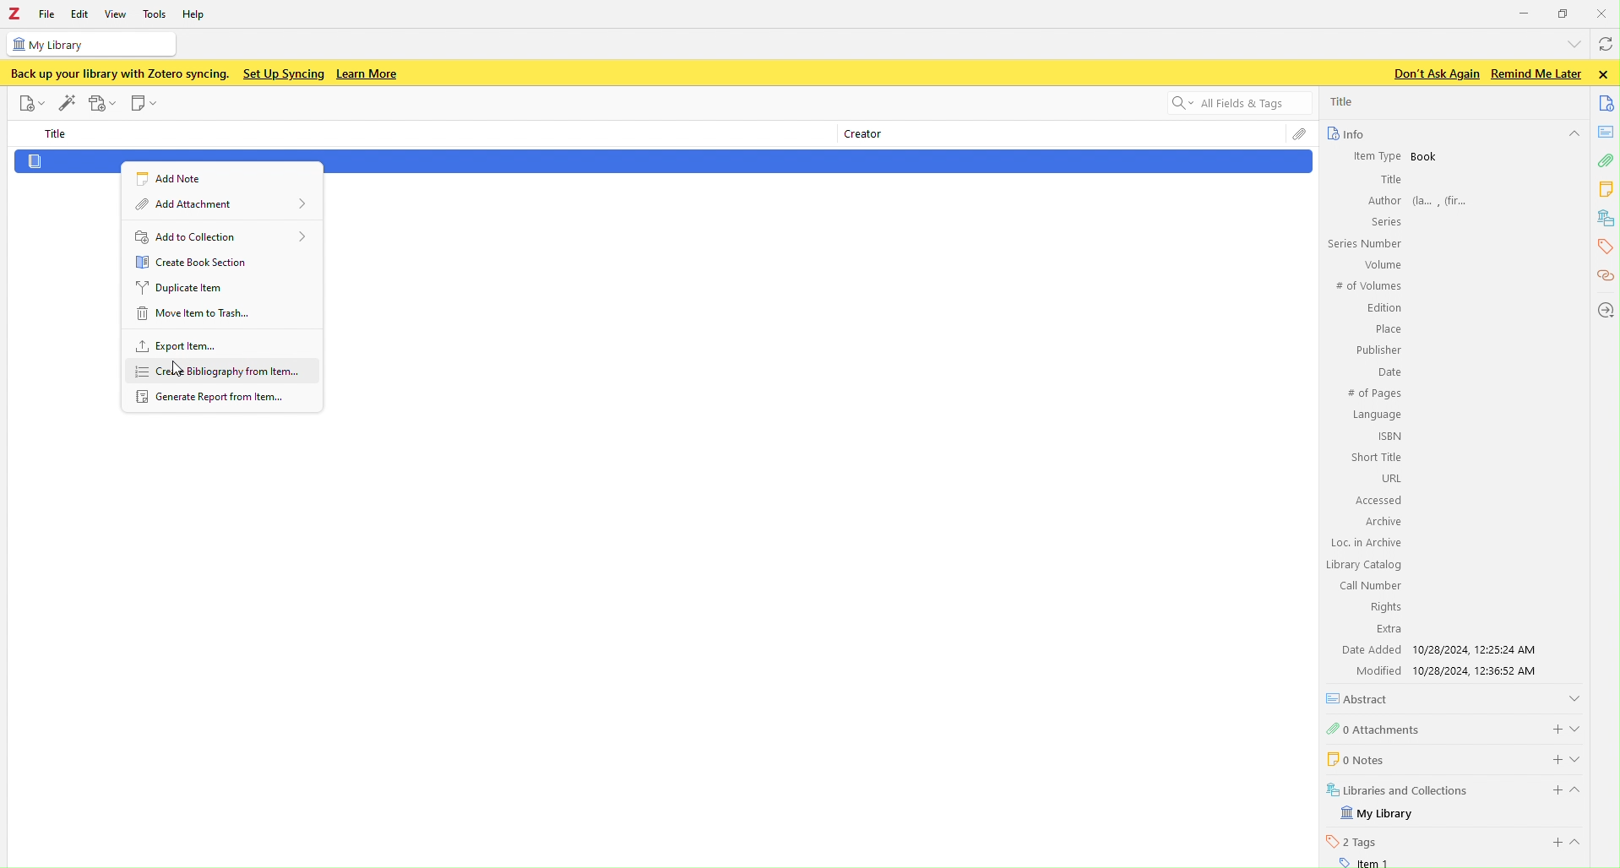 The width and height of the screenshot is (1620, 868). I want to click on notes, so click(1607, 189).